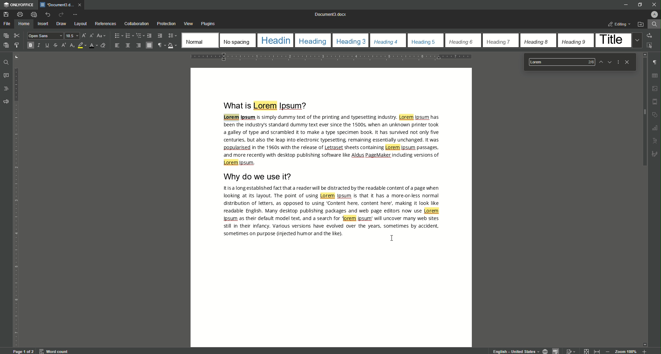 Image resolution: width=661 pixels, height=354 pixels. I want to click on Title, so click(611, 39).